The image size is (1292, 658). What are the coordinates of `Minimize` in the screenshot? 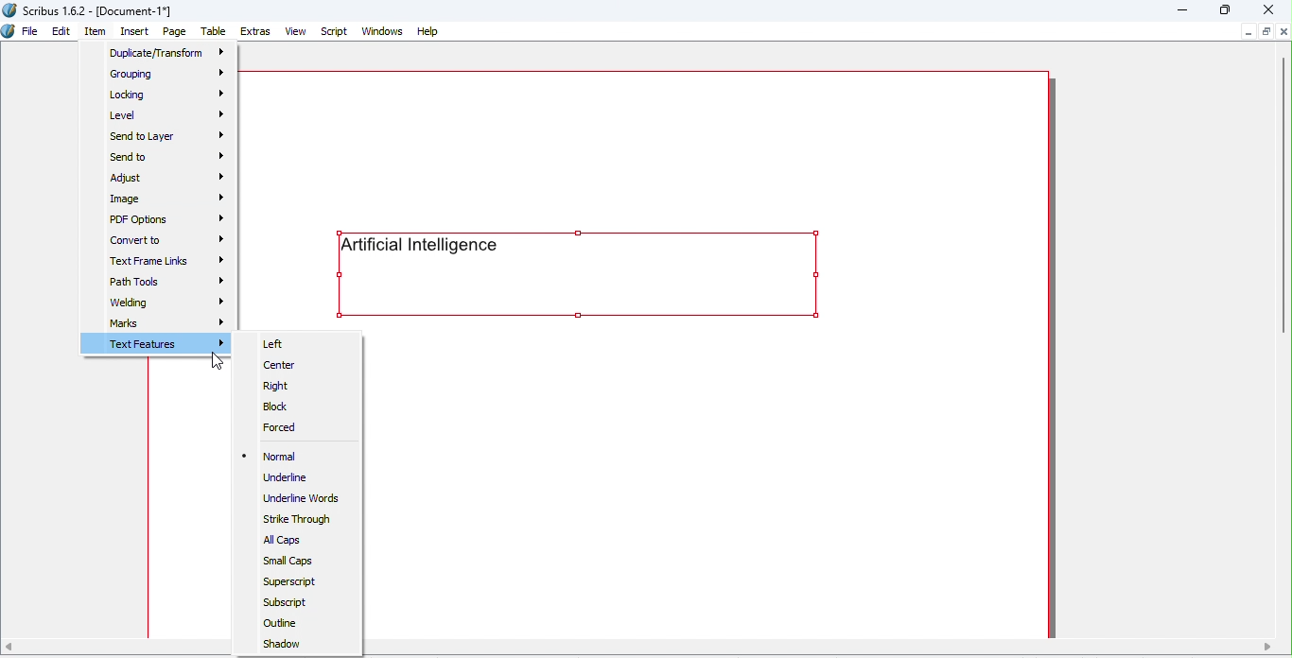 It's located at (1248, 33).